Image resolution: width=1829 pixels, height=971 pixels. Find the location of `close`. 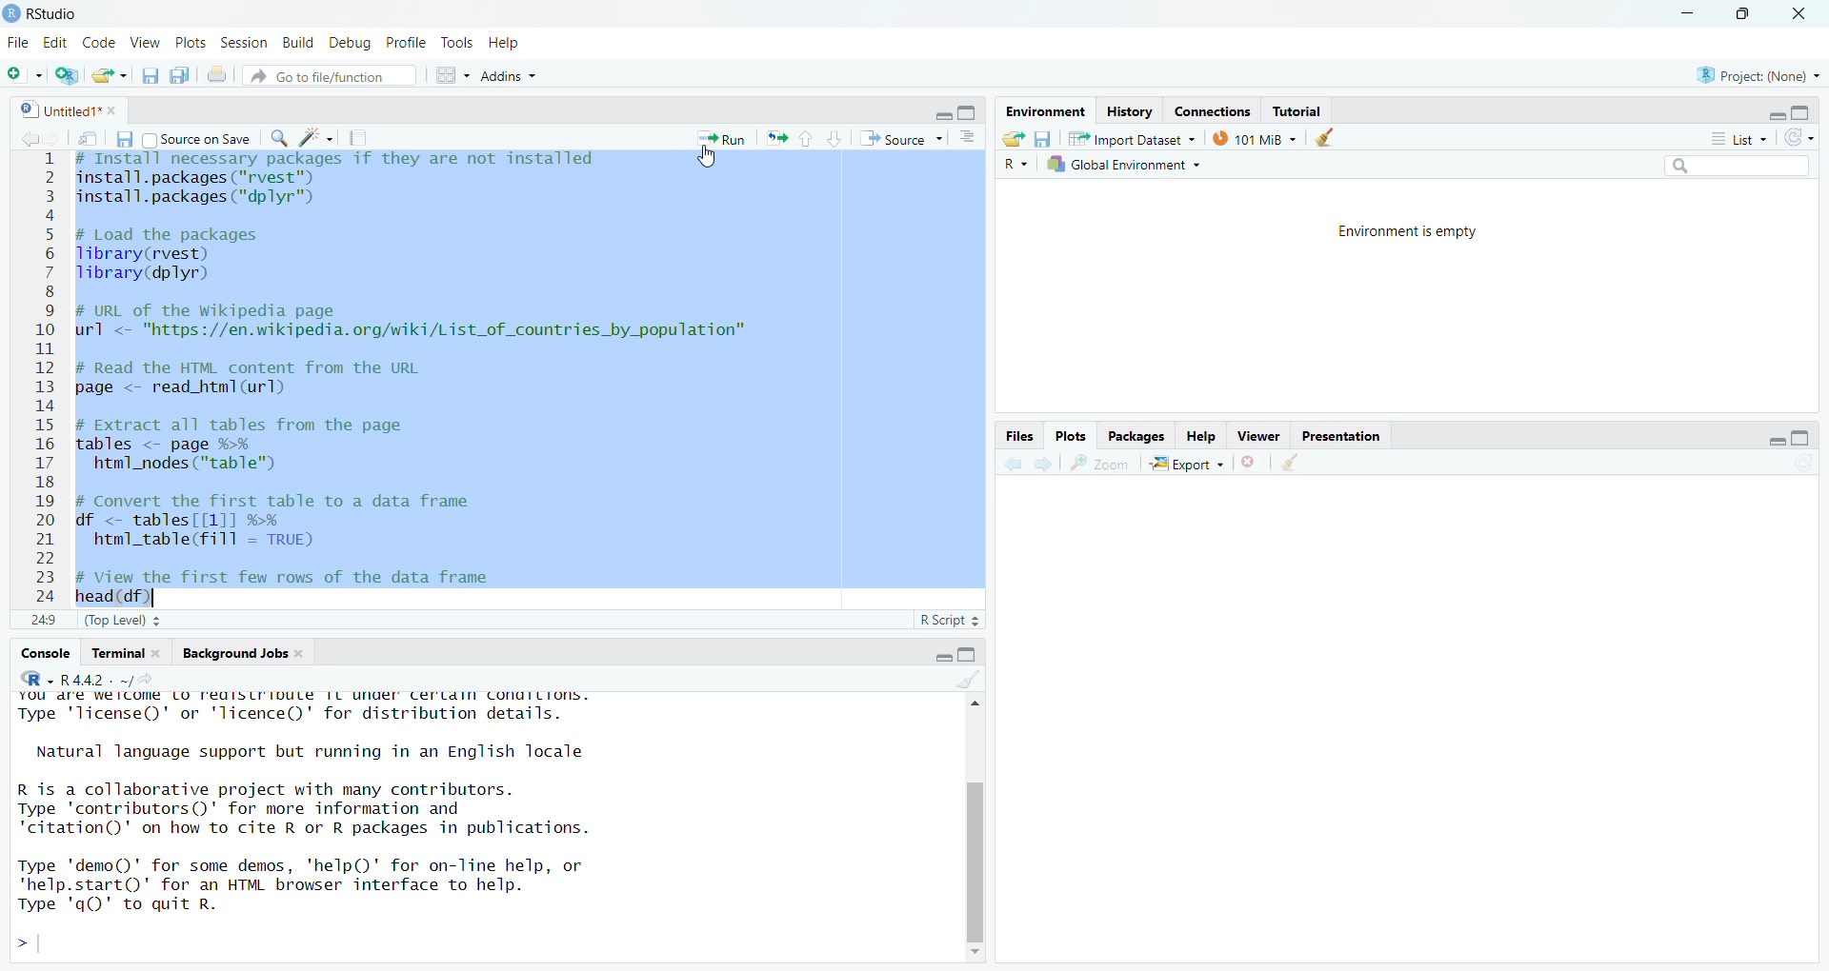

close is located at coordinates (115, 110).